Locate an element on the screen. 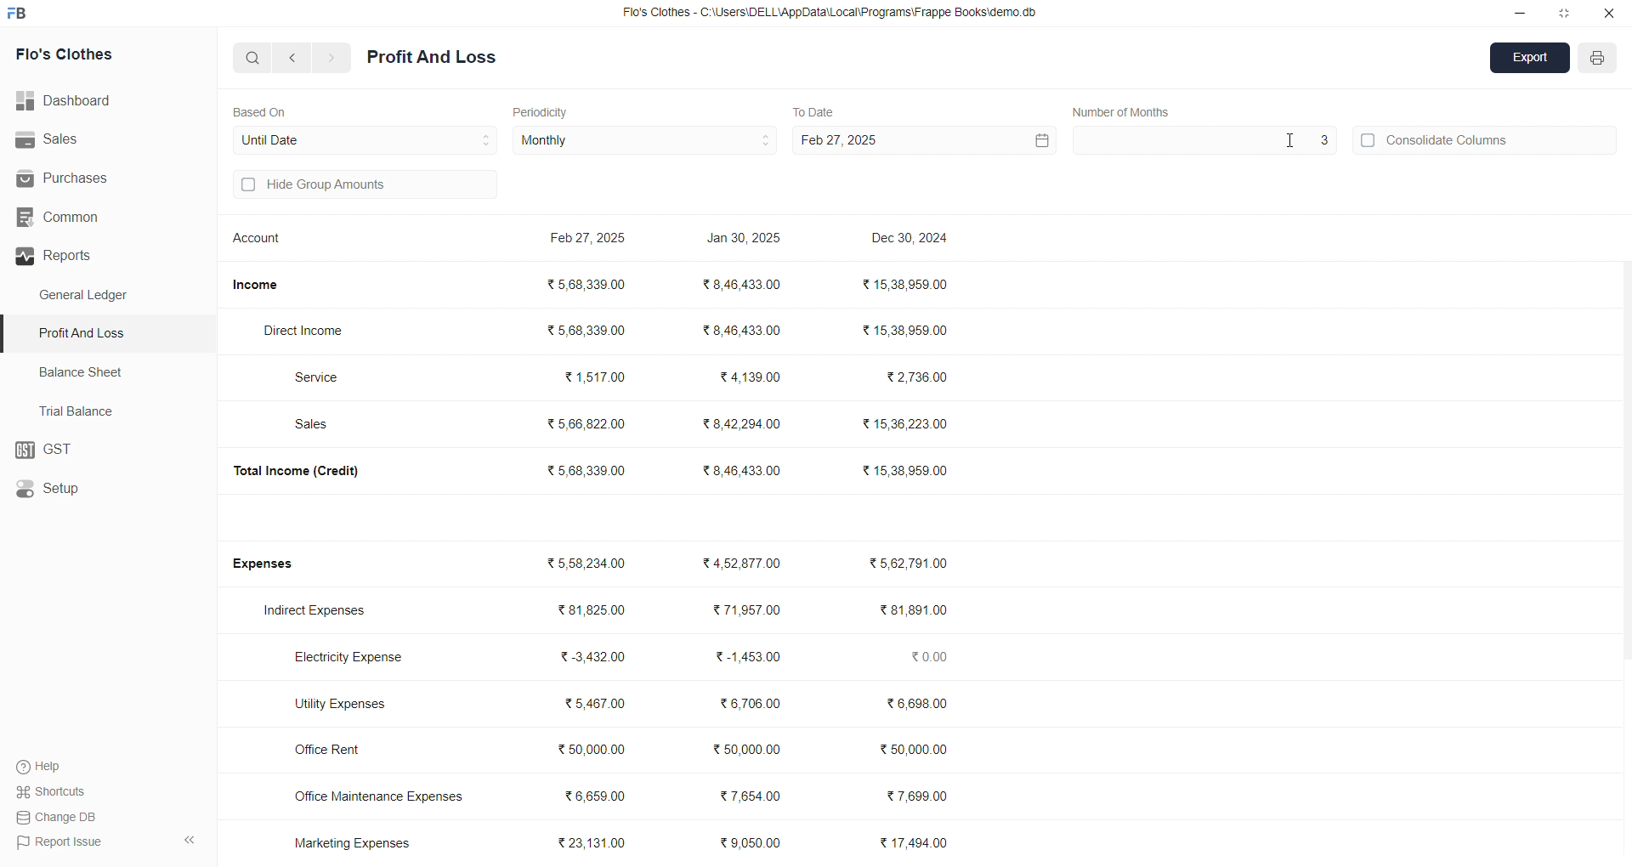 The height and width of the screenshot is (867, 1632). Feb 27, 2025 is located at coordinates (591, 240).